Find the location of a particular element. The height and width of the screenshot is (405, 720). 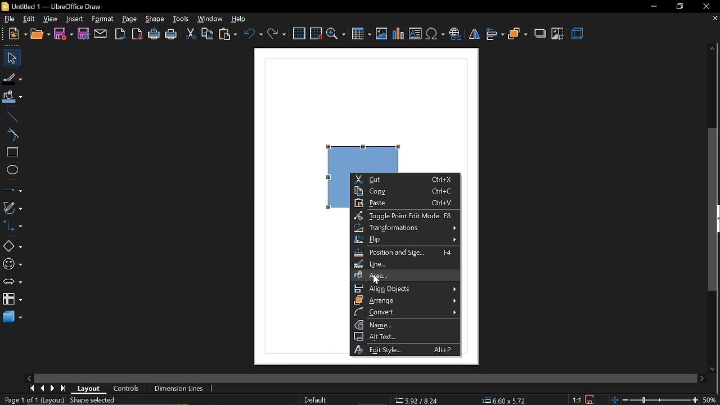

line is located at coordinates (406, 264).